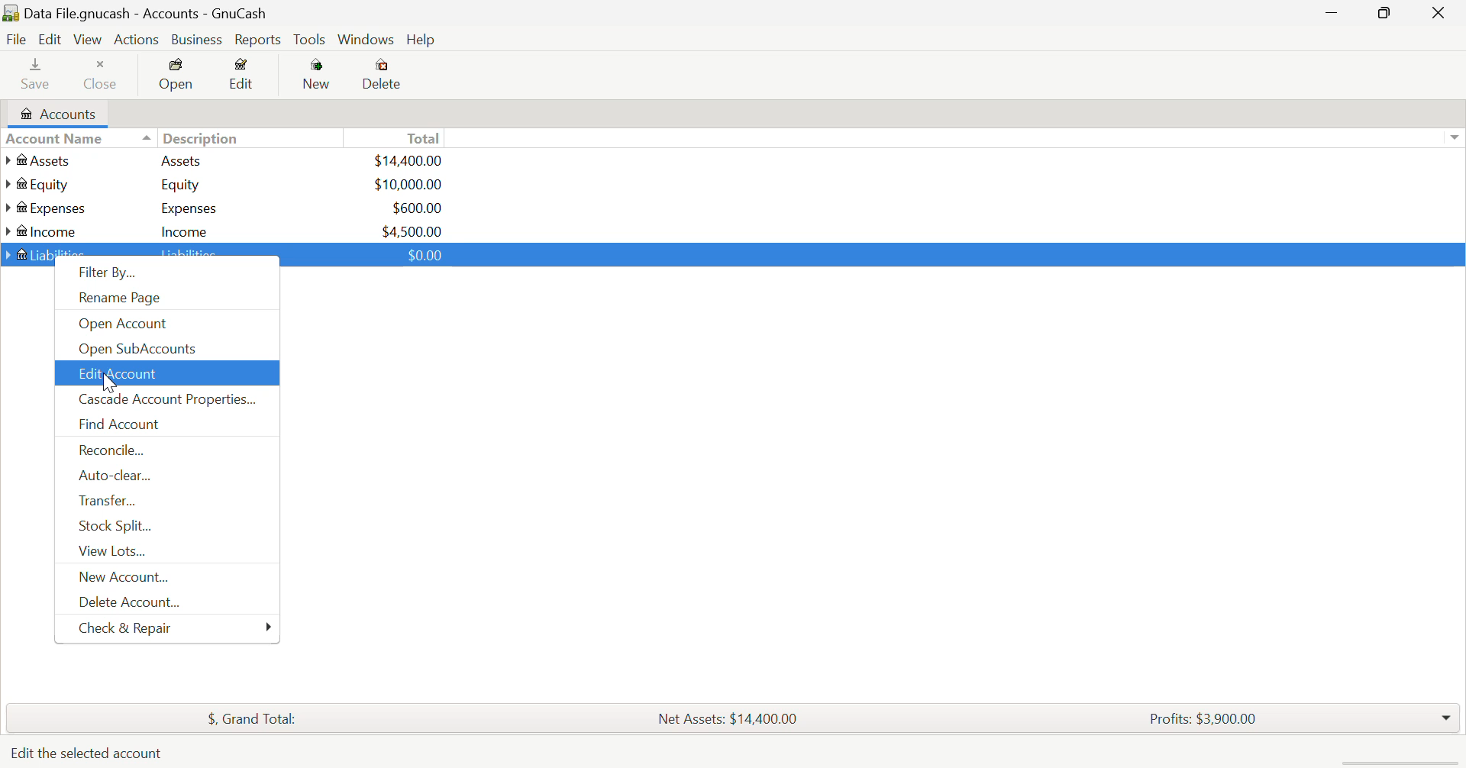 Image resolution: width=1466 pixels, height=768 pixels. Describe the element at coordinates (166, 554) in the screenshot. I see `View Lots` at that location.